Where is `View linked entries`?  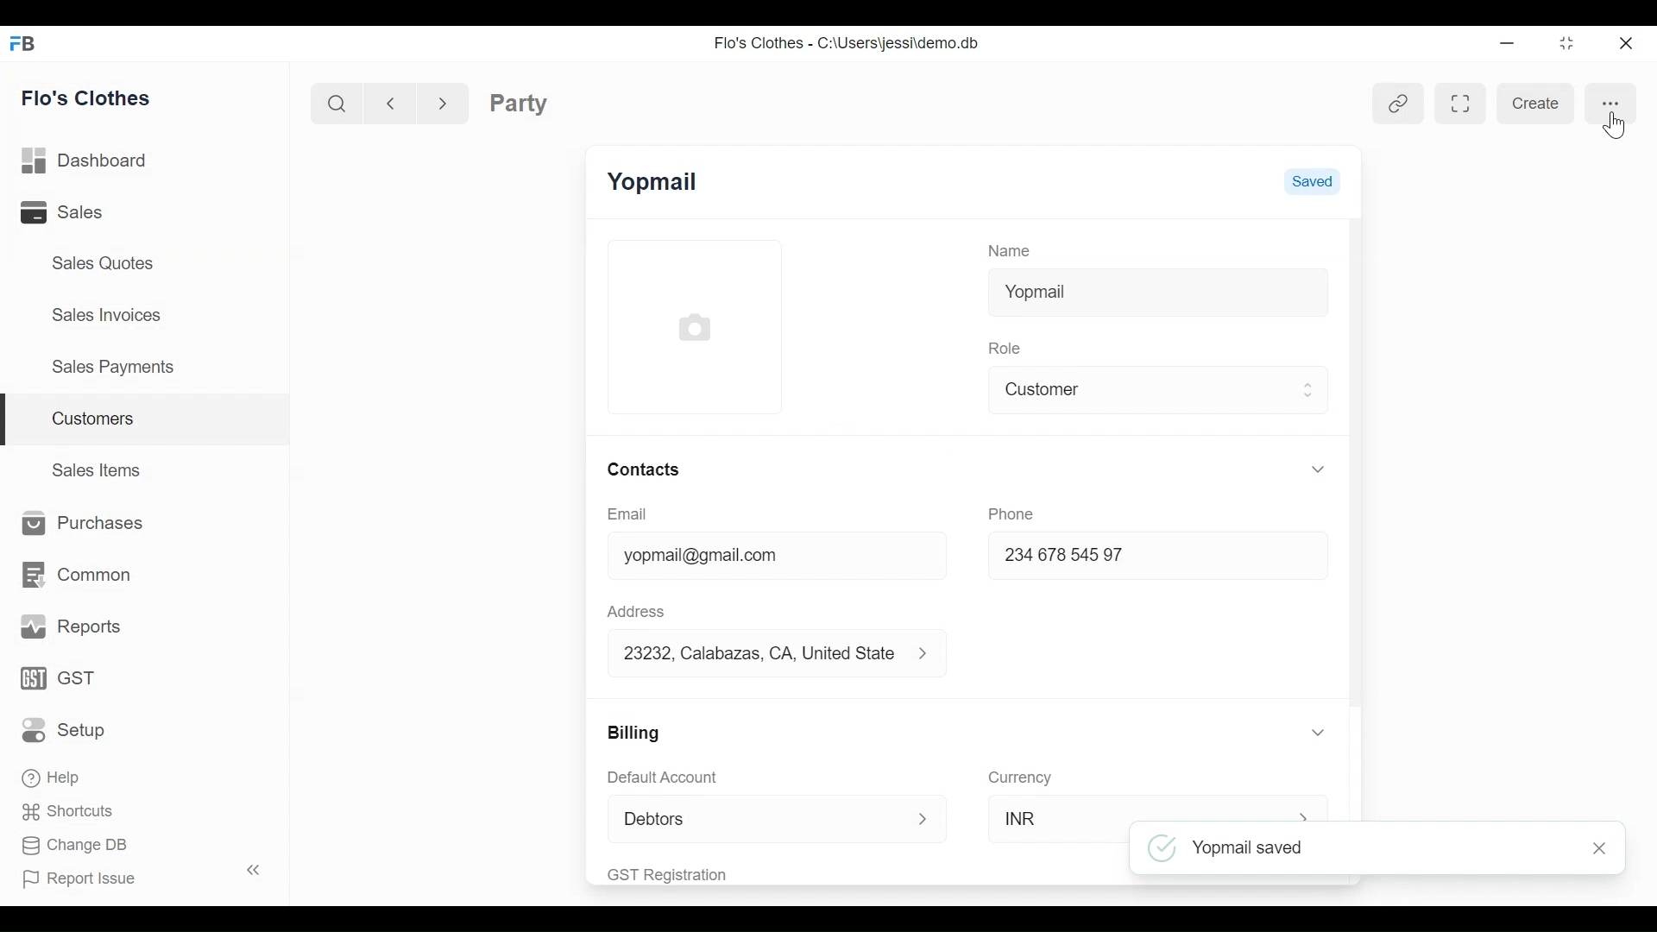 View linked entries is located at coordinates (1394, 104).